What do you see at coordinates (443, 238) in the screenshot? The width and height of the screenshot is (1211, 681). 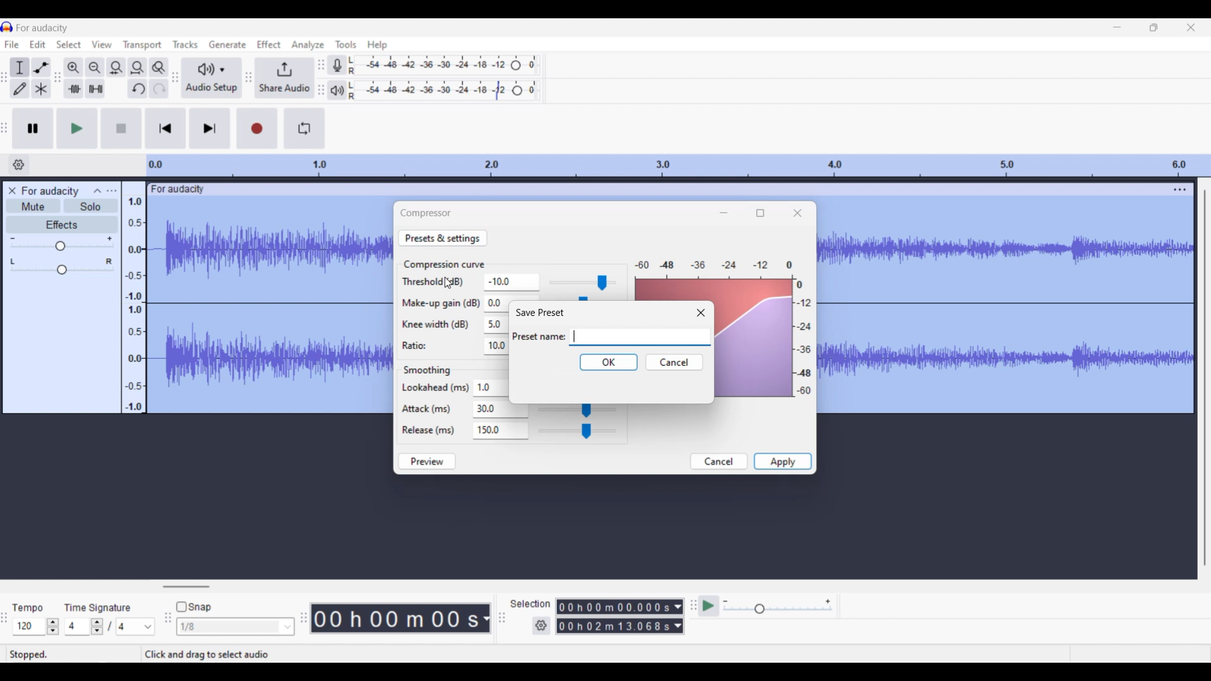 I see `Preset and settings` at bounding box center [443, 238].